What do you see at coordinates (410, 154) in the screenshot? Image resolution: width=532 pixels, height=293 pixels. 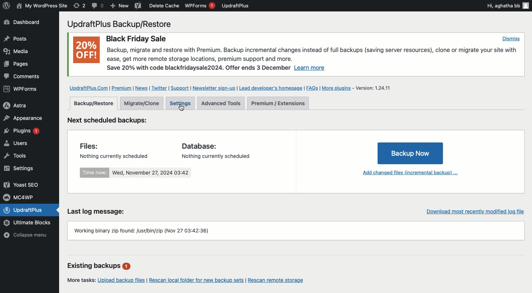 I see `Backup Now` at bounding box center [410, 154].